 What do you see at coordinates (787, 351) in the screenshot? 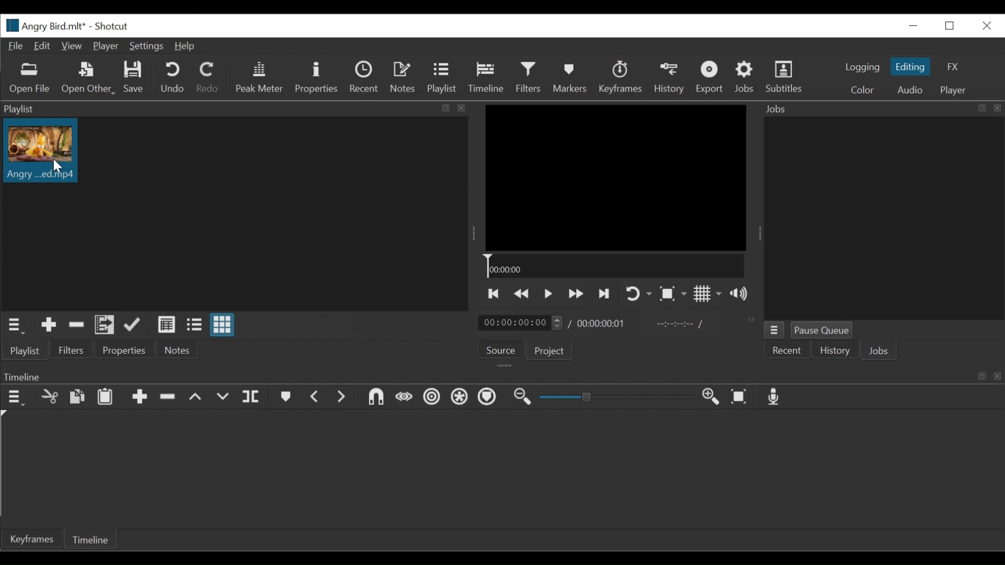
I see `Recent` at bounding box center [787, 351].